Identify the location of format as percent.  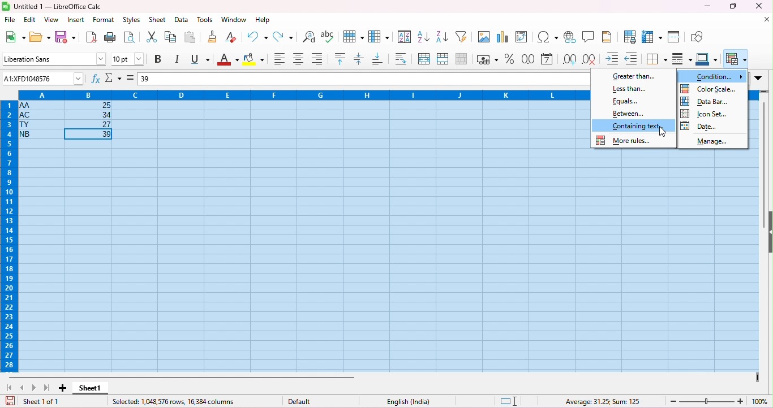
(509, 58).